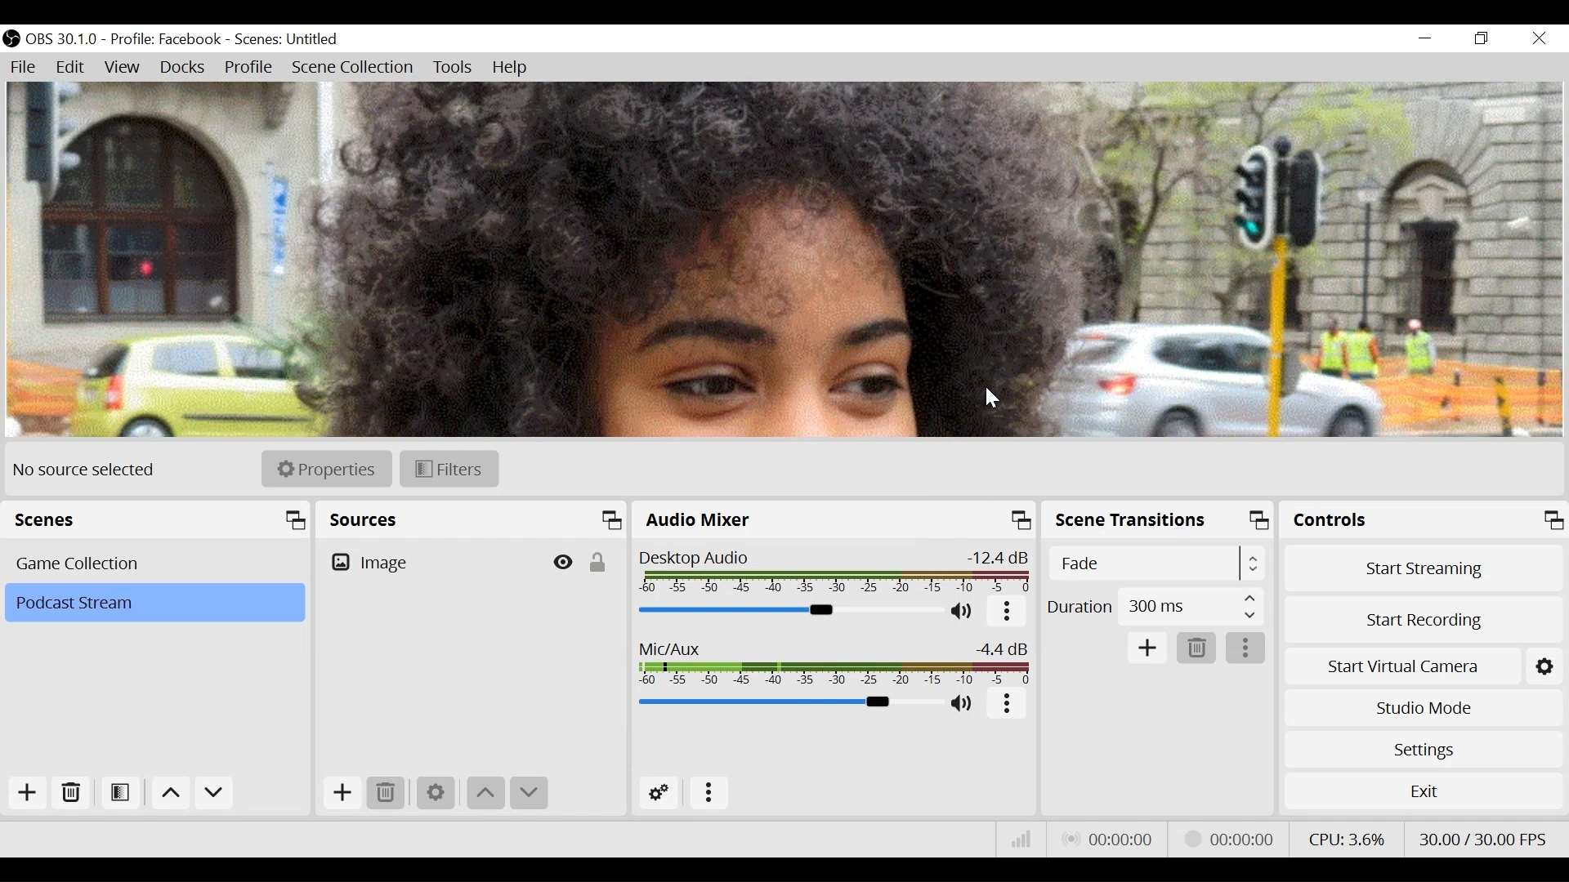 This screenshot has height=882, width=1569. I want to click on (un)mute, so click(963, 612).